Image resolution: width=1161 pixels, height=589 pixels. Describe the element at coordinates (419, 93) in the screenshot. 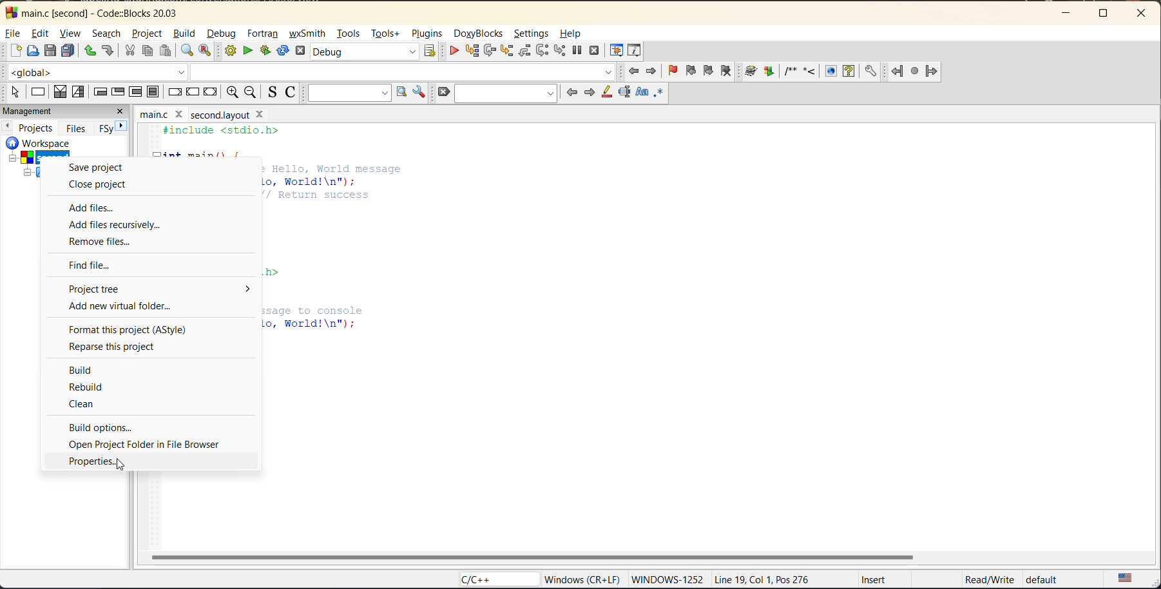

I see `show options window` at that location.